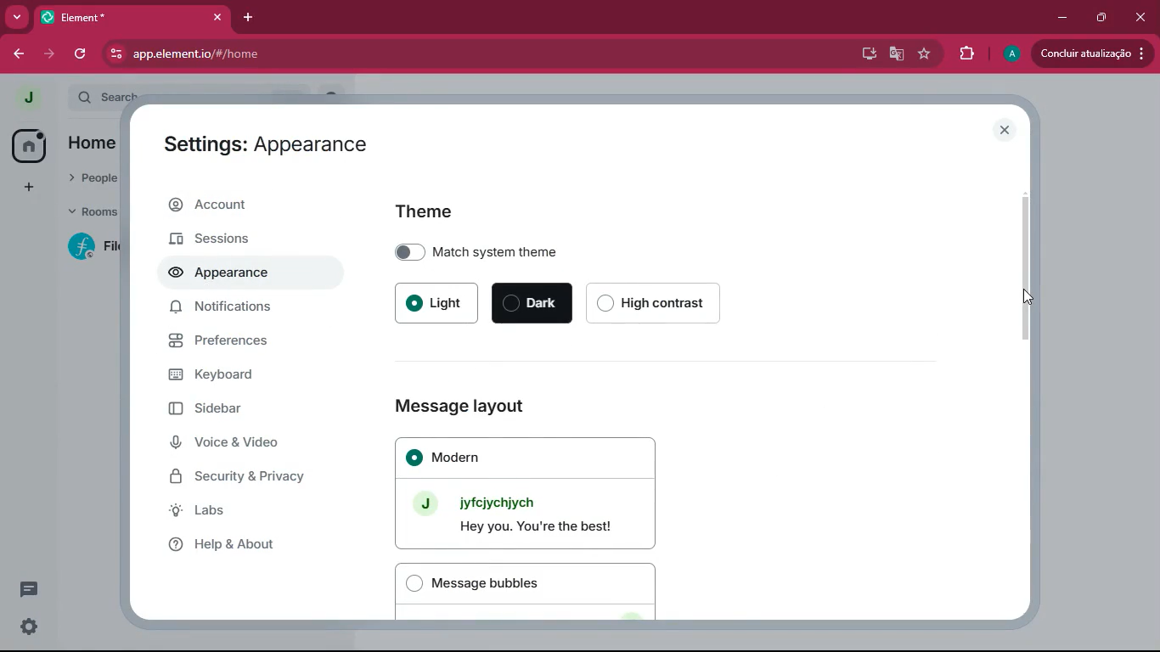 This screenshot has height=652, width=1160. What do you see at coordinates (32, 185) in the screenshot?
I see `add` at bounding box center [32, 185].